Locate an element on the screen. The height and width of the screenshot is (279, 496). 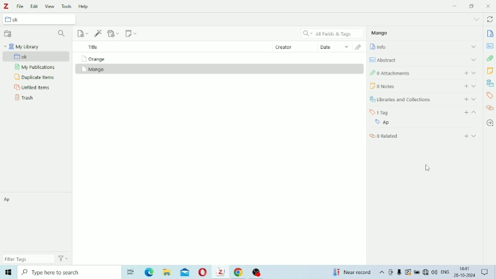
Internet is located at coordinates (426, 273).